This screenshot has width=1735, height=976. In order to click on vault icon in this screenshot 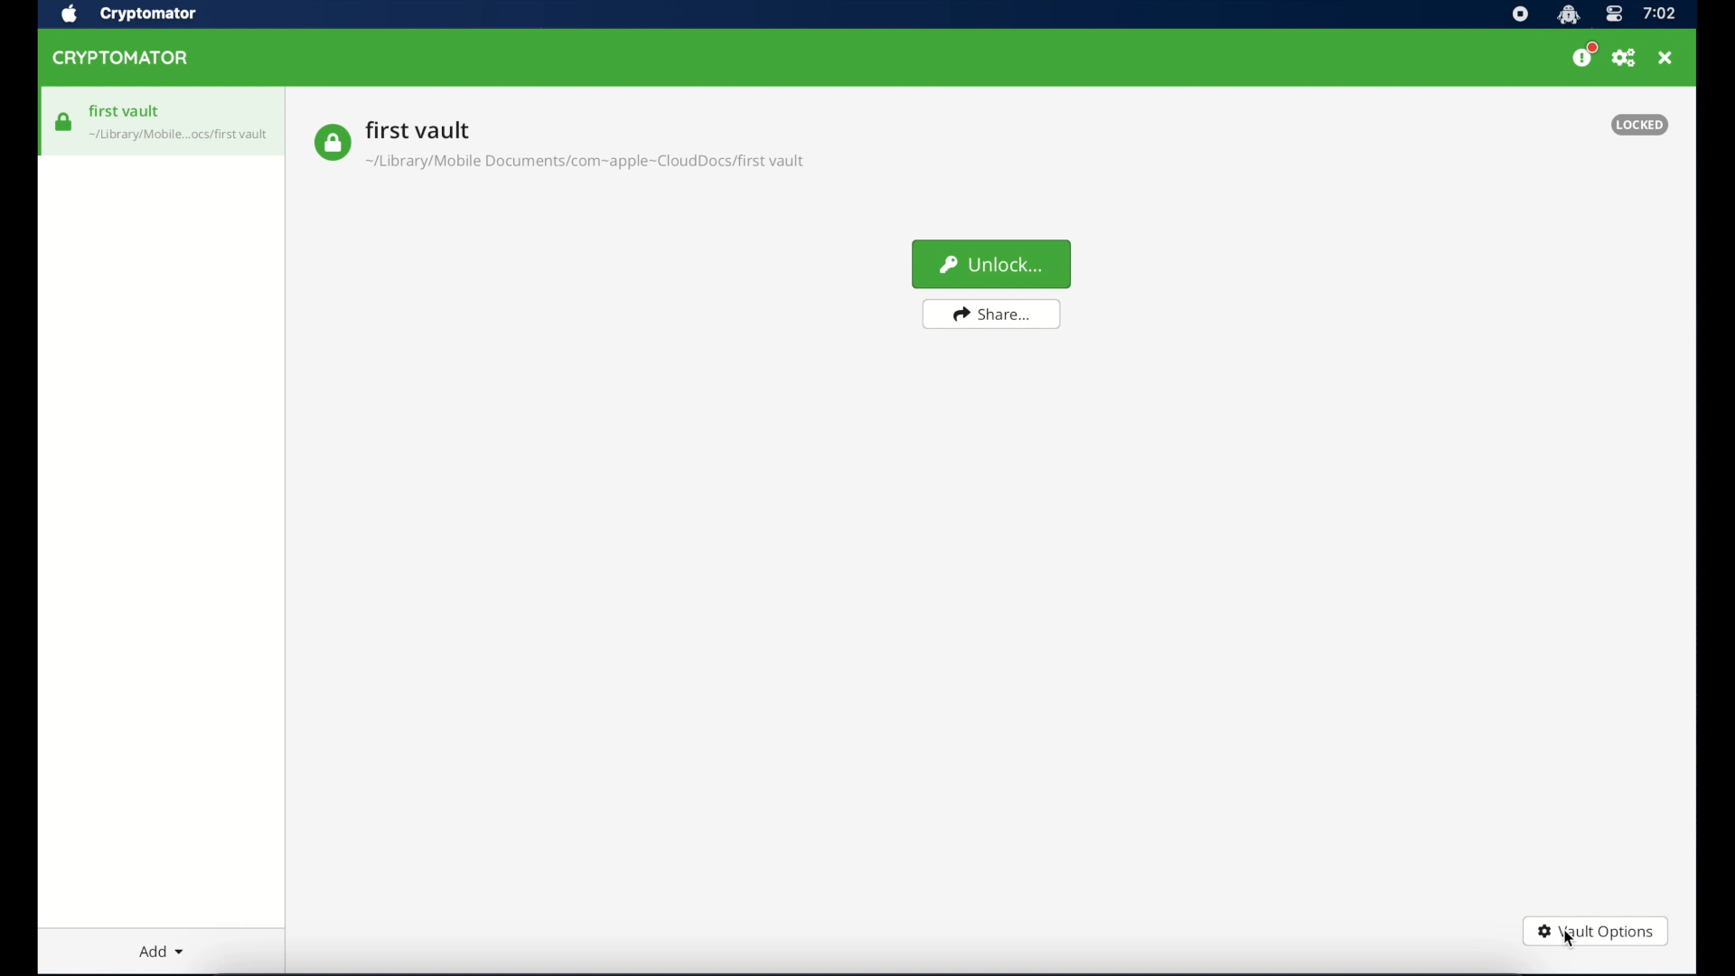, I will do `click(180, 137)`.